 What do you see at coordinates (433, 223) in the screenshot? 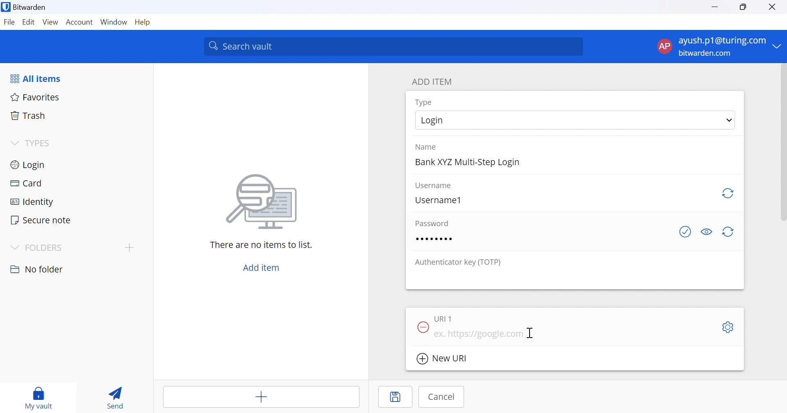
I see `Password` at bounding box center [433, 223].